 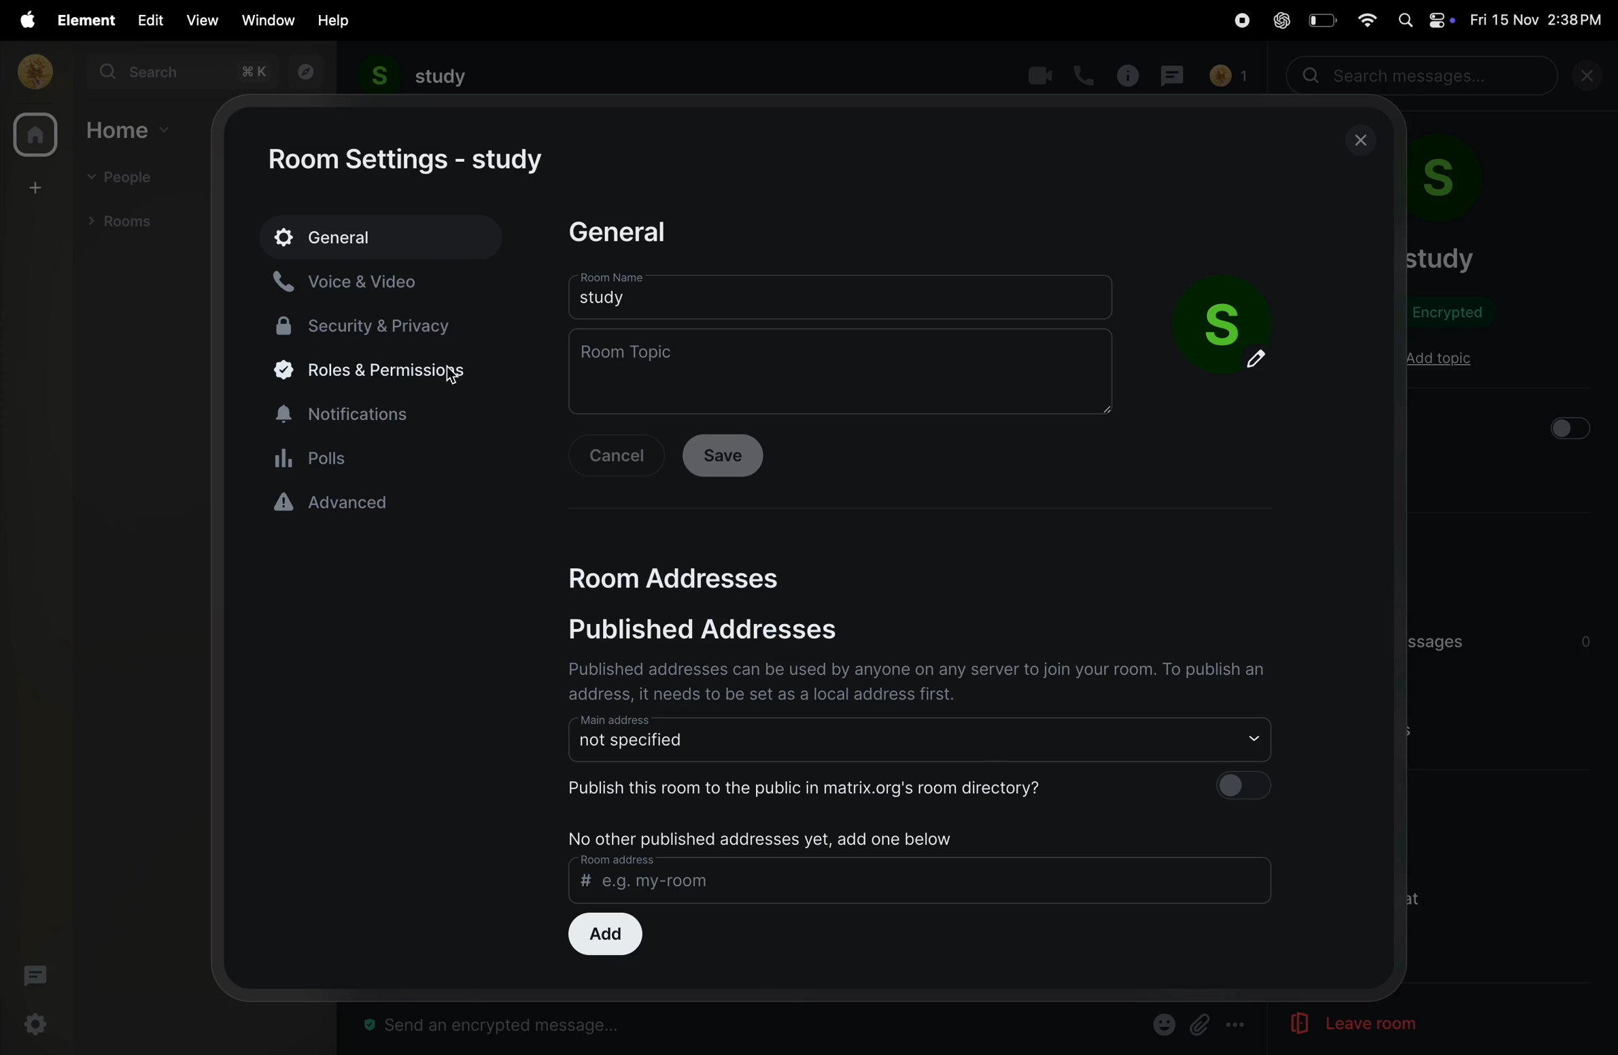 What do you see at coordinates (1281, 22) in the screenshot?
I see `chatgpt` at bounding box center [1281, 22].